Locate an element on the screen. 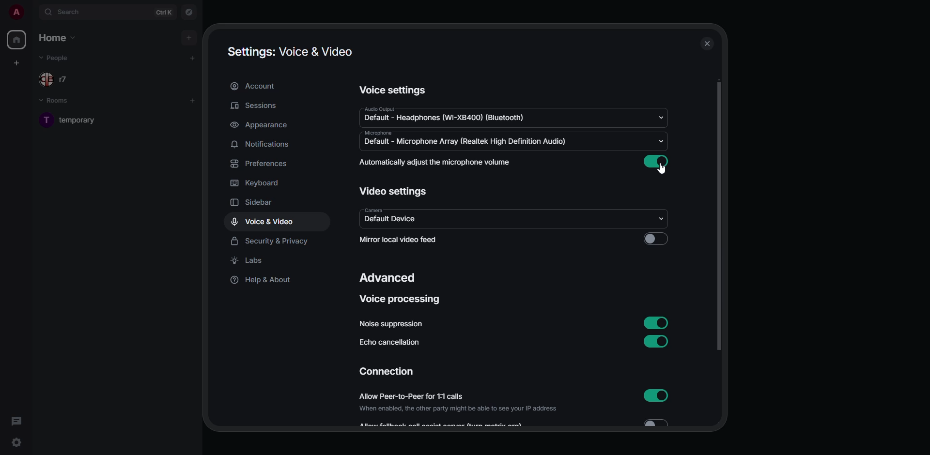 This screenshot has width=930, height=455. sessions is located at coordinates (257, 105).